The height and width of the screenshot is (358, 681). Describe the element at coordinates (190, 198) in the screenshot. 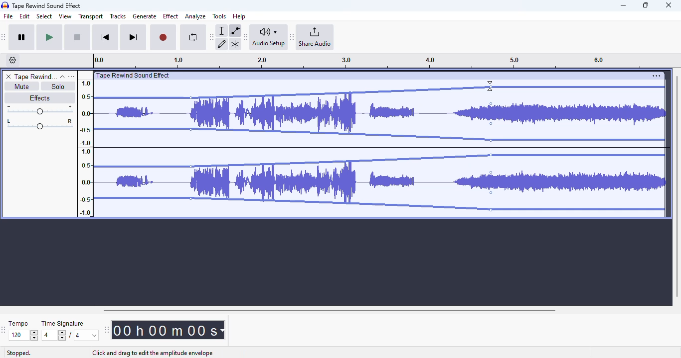

I see `control point` at that location.